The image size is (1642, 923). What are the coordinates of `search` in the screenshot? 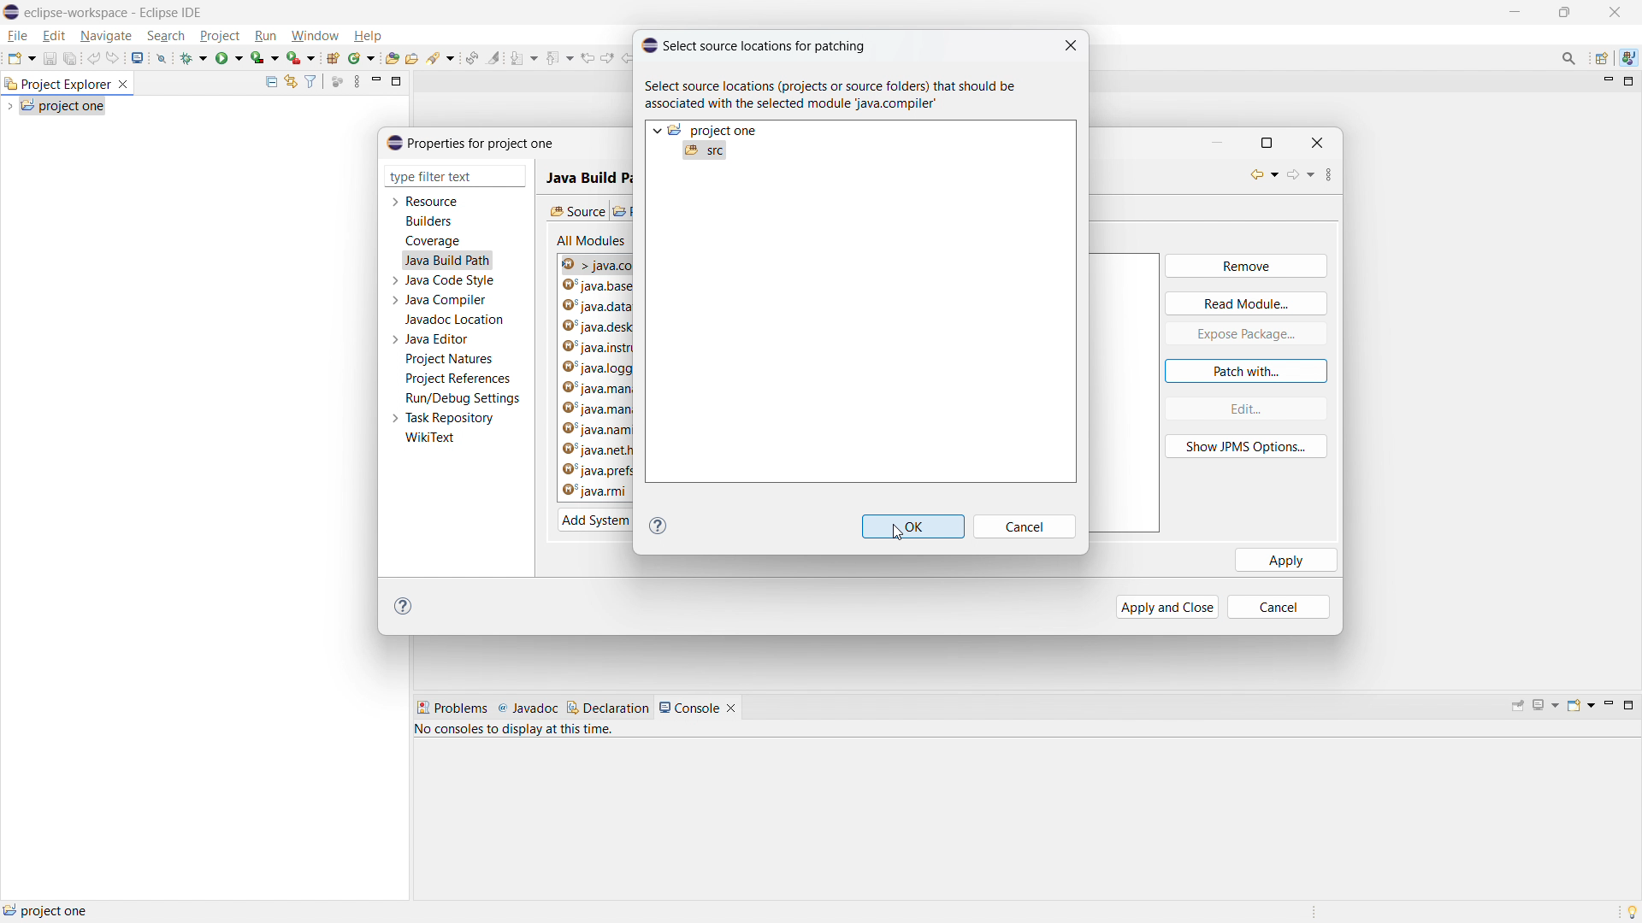 It's located at (441, 58).